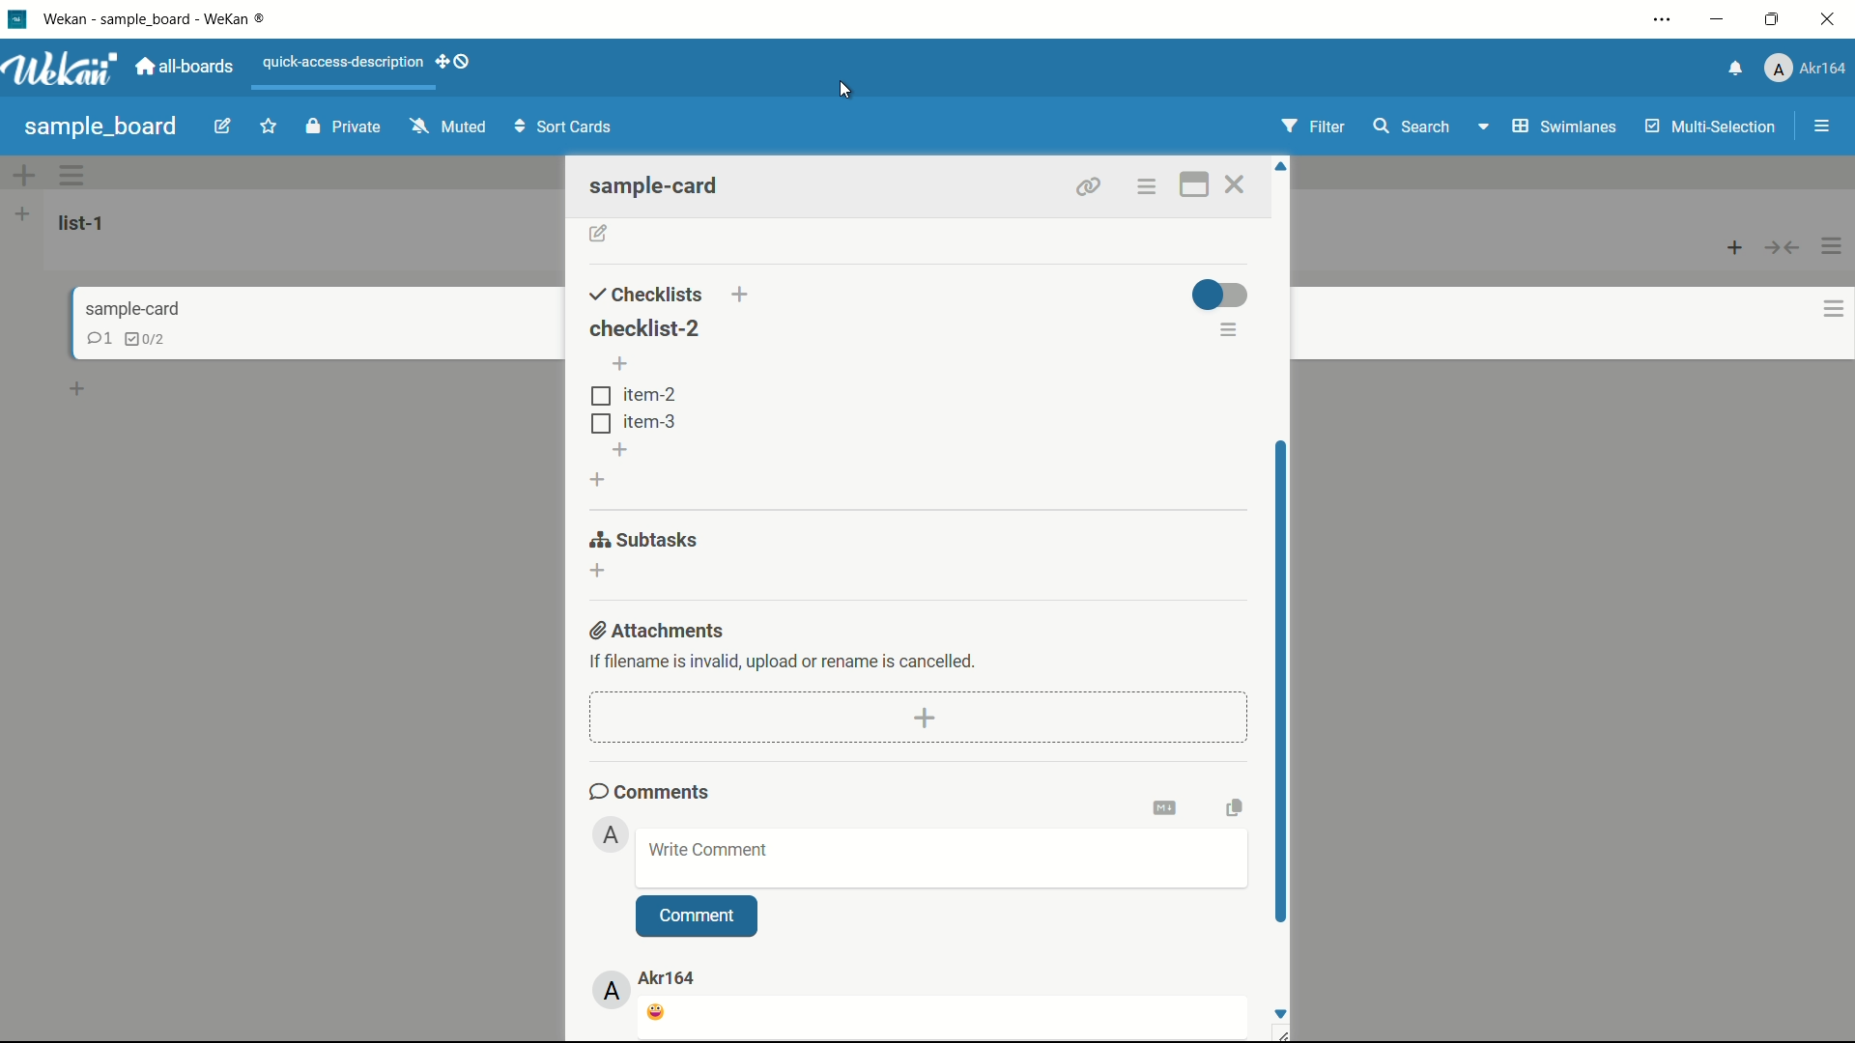  What do you see at coordinates (343, 63) in the screenshot?
I see `quick-access-description` at bounding box center [343, 63].